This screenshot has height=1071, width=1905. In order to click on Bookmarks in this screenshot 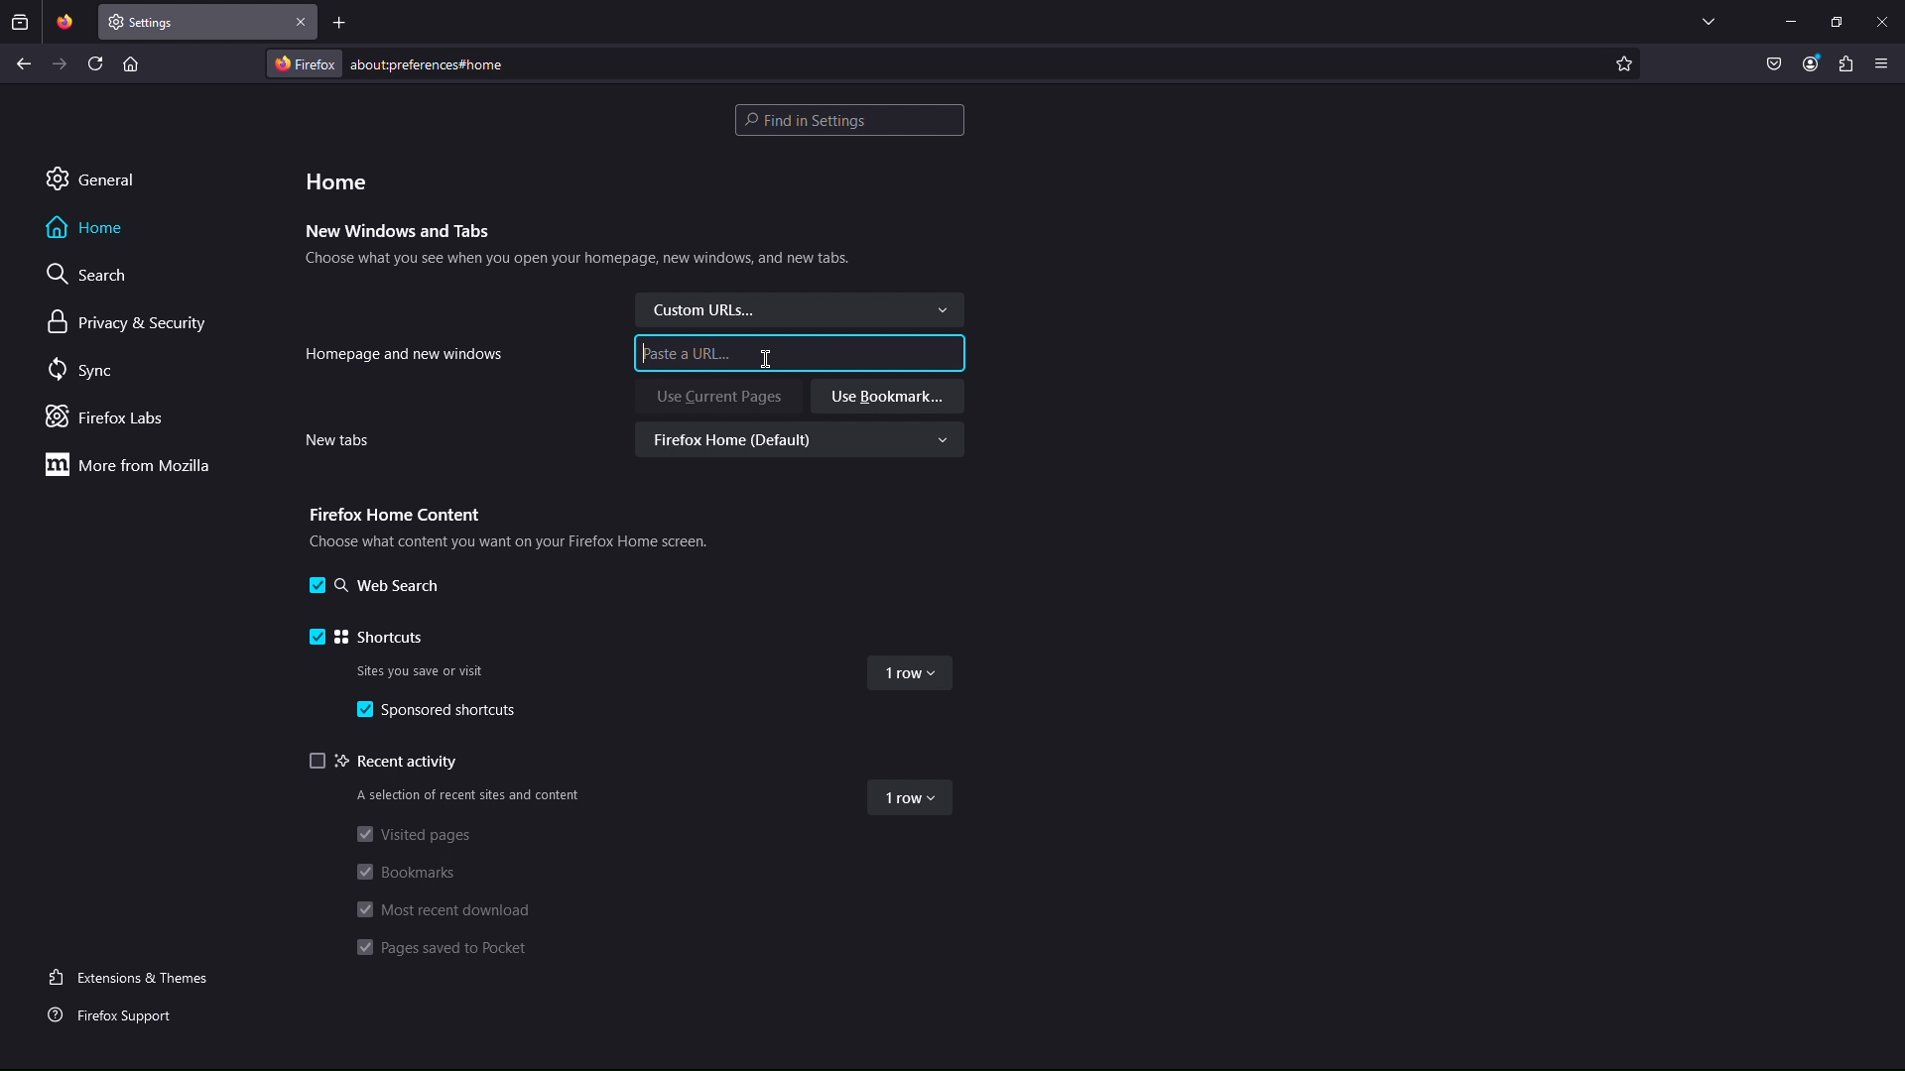, I will do `click(408, 873)`.